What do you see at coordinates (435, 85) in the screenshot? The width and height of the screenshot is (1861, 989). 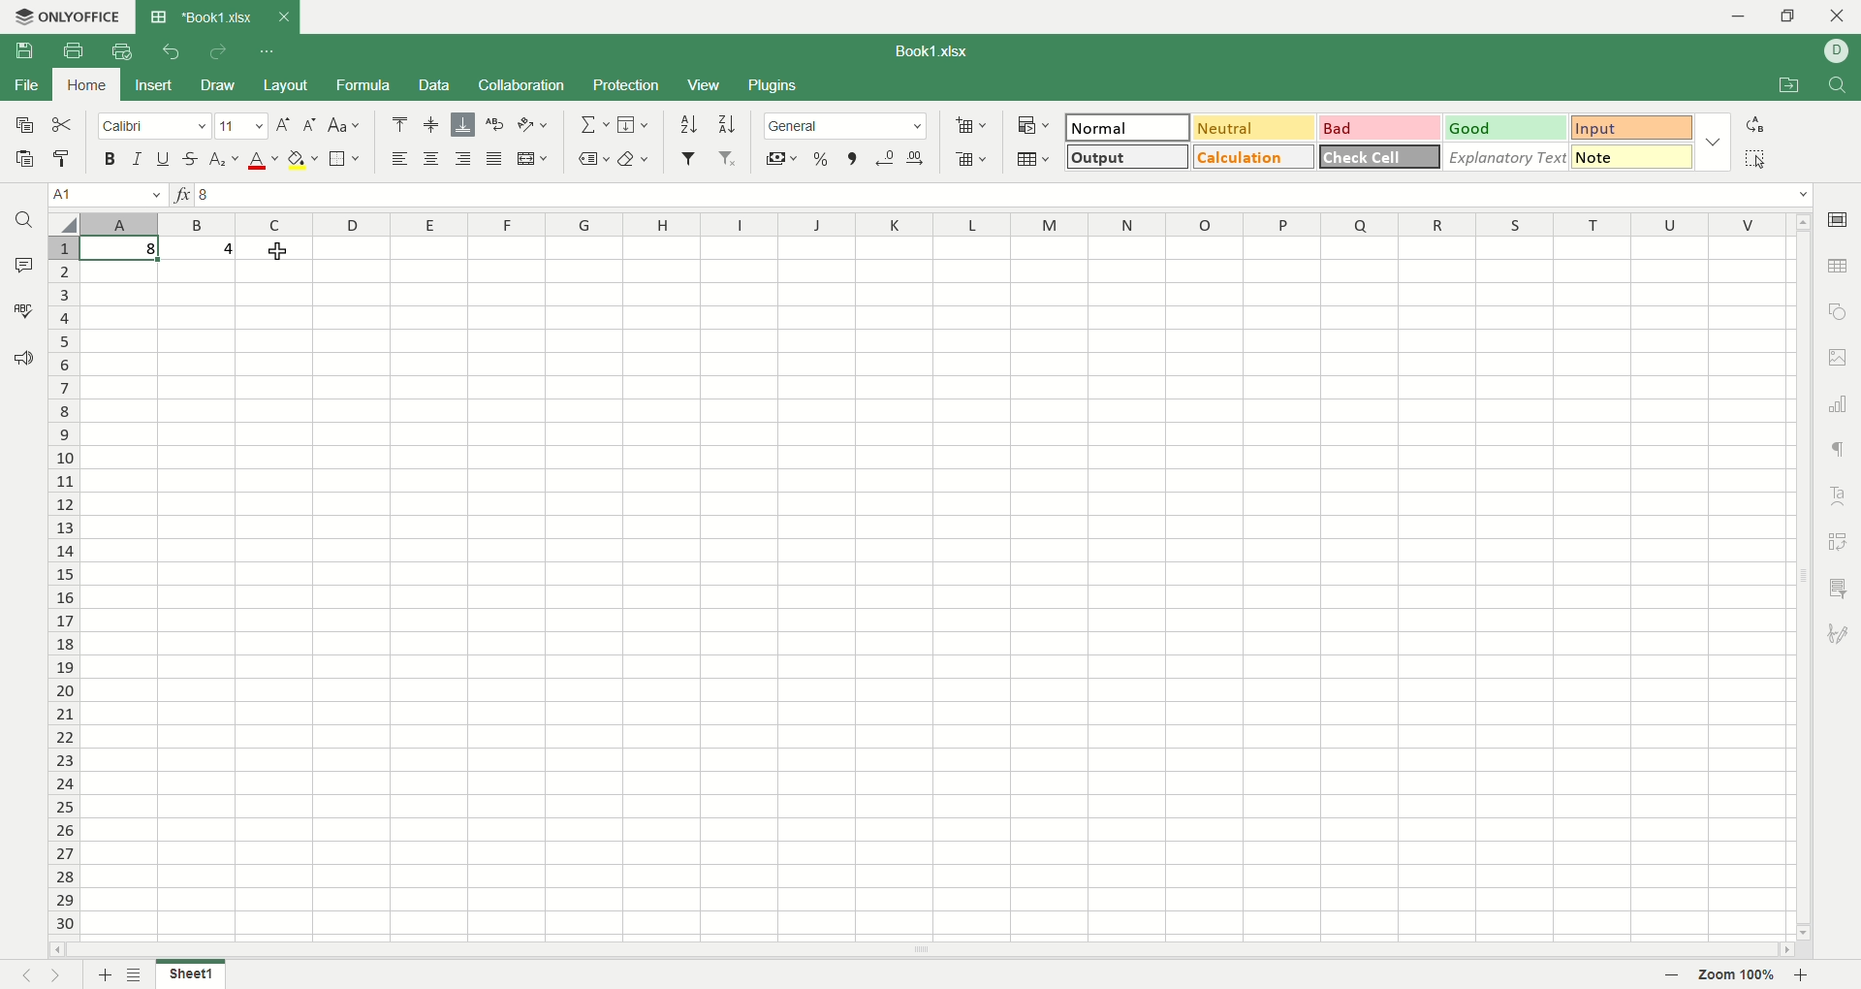 I see `data` at bounding box center [435, 85].